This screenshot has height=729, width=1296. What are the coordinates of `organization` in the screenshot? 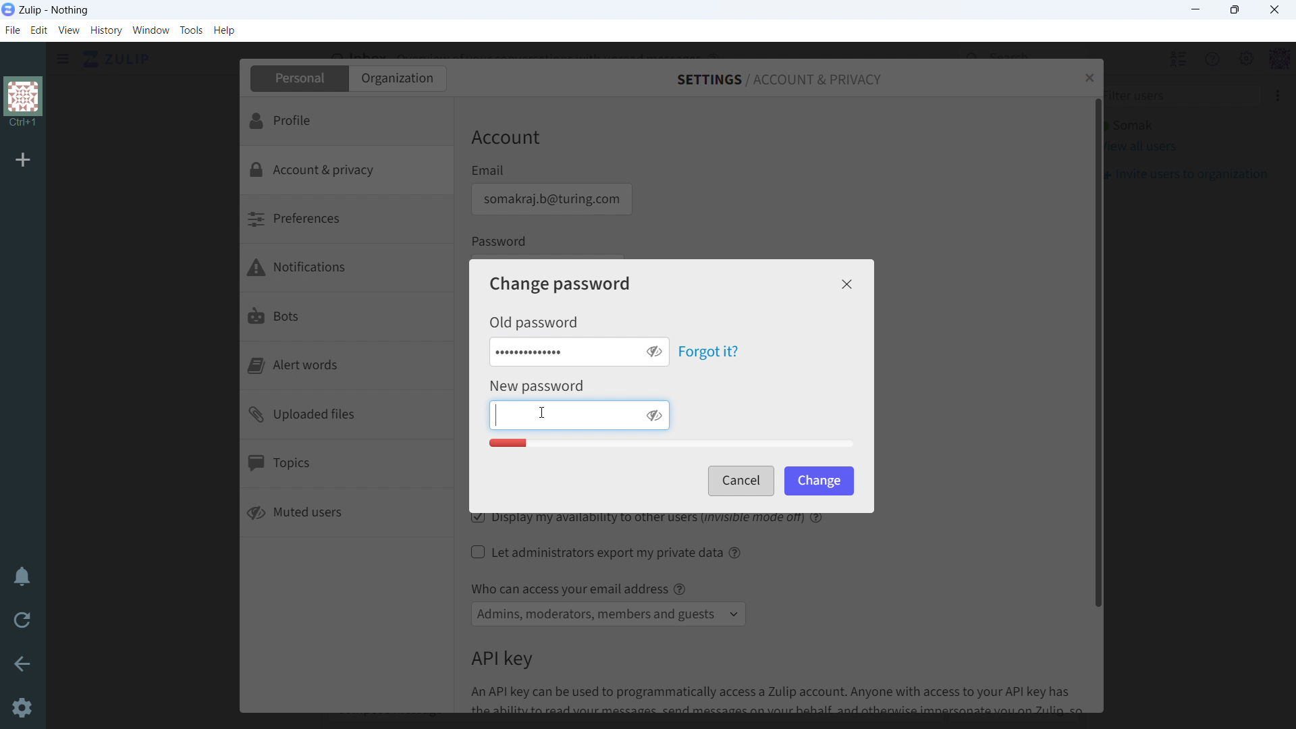 It's located at (397, 78).